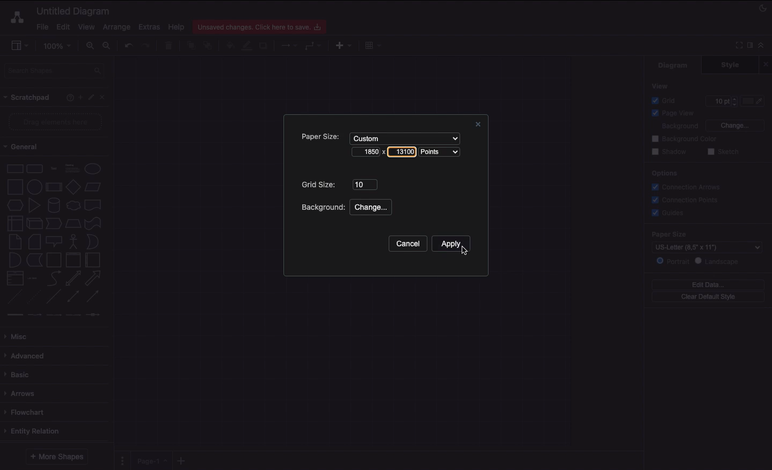  What do you see at coordinates (74, 297) in the screenshot?
I see `Bidirectional connector` at bounding box center [74, 297].